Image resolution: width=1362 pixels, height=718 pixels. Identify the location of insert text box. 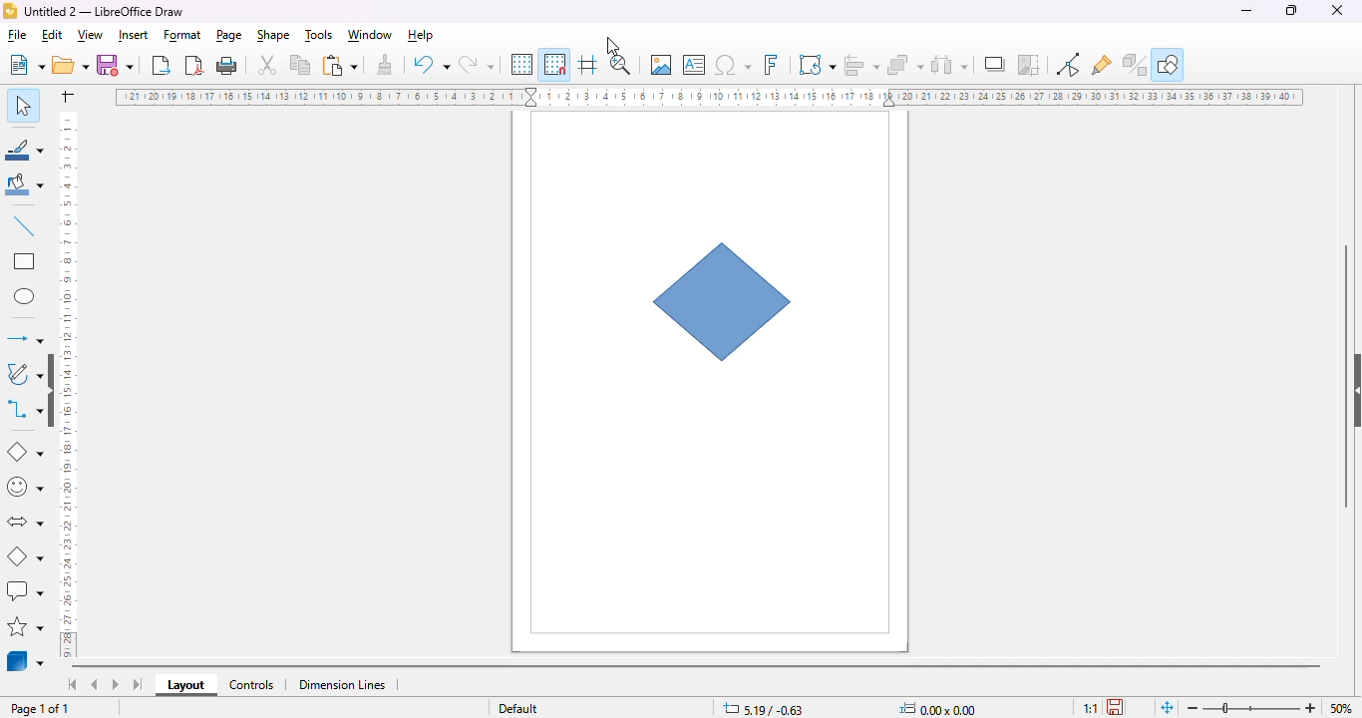
(694, 65).